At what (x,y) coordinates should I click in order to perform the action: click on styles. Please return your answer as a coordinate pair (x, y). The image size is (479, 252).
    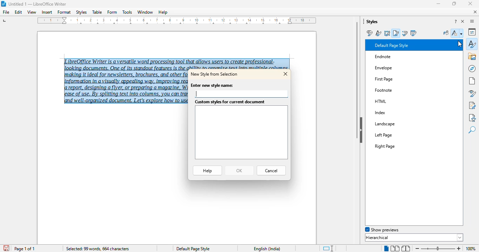
    Looking at the image, I should click on (81, 12).